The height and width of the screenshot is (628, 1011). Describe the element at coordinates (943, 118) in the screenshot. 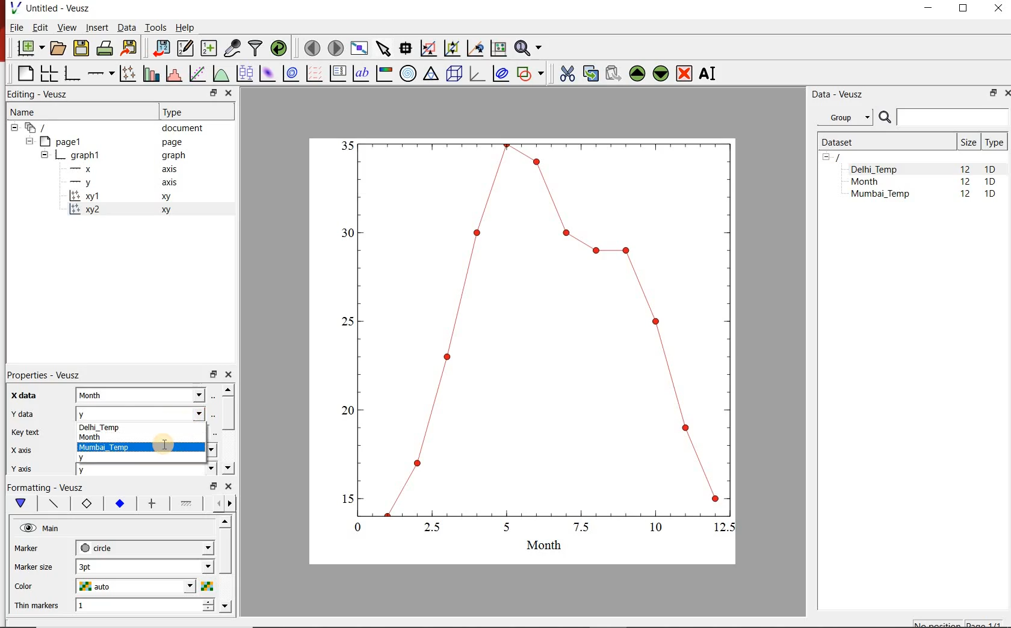

I see `SEARCH DATASETS` at that location.